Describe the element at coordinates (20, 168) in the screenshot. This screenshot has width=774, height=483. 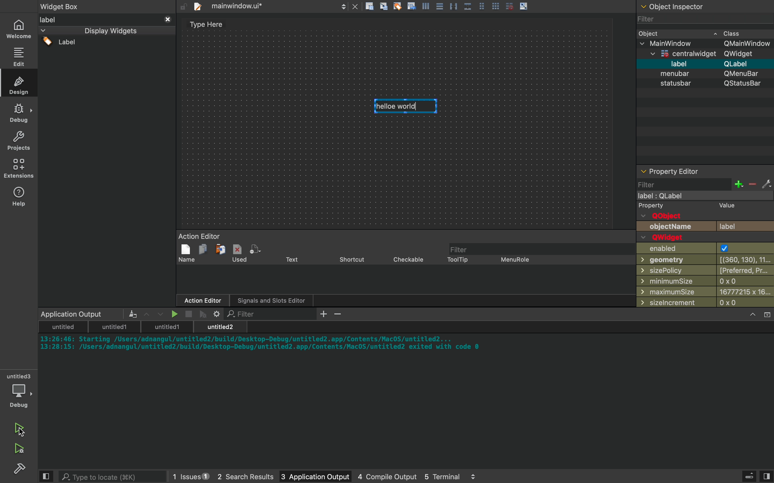
I see `extensions` at that location.